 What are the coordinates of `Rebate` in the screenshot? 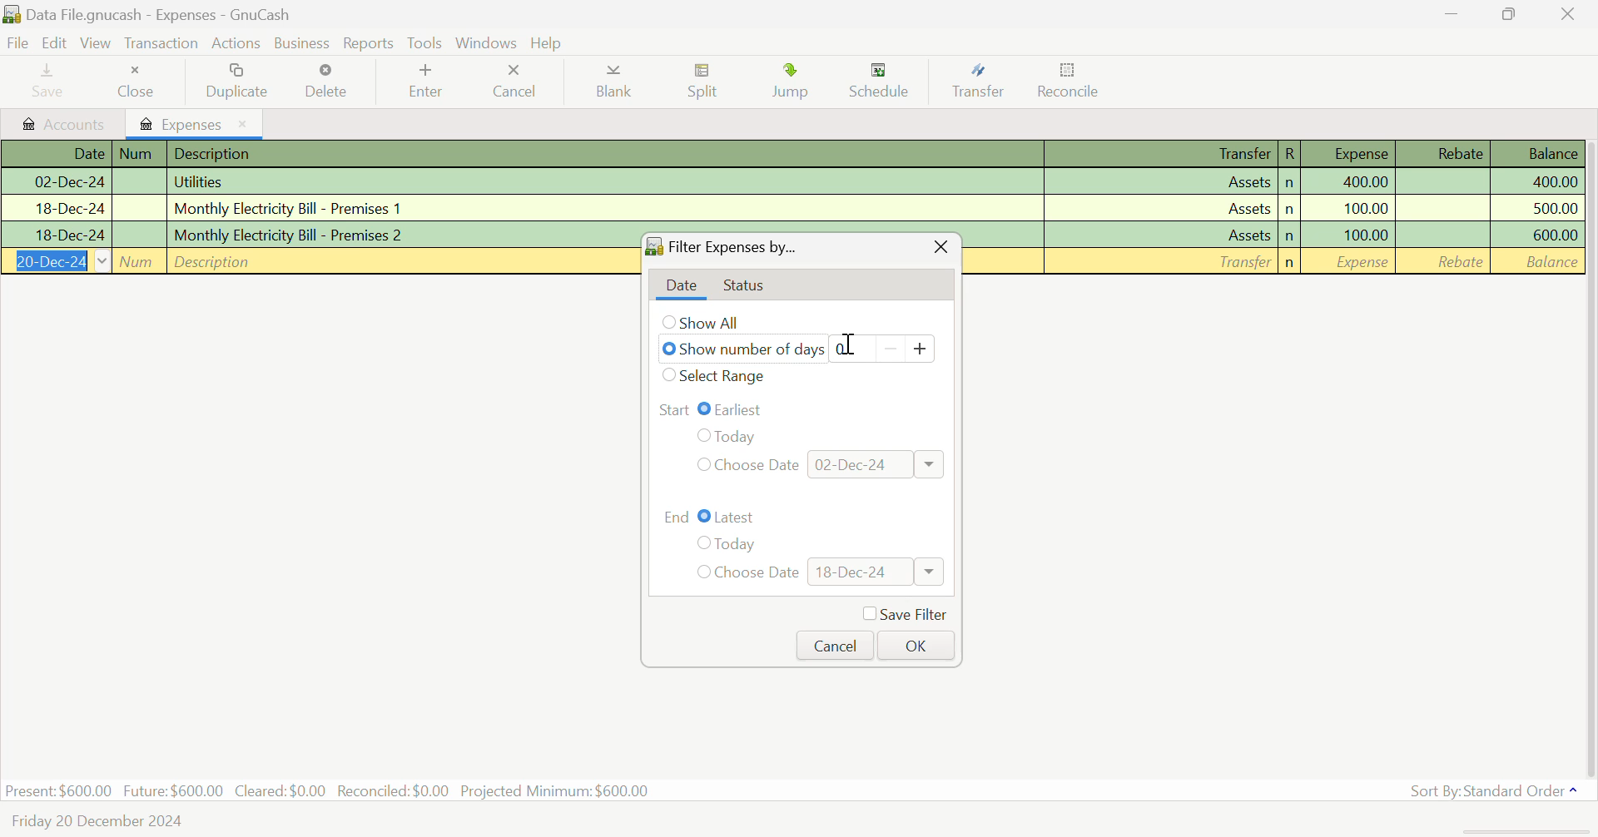 It's located at (1442, 207).